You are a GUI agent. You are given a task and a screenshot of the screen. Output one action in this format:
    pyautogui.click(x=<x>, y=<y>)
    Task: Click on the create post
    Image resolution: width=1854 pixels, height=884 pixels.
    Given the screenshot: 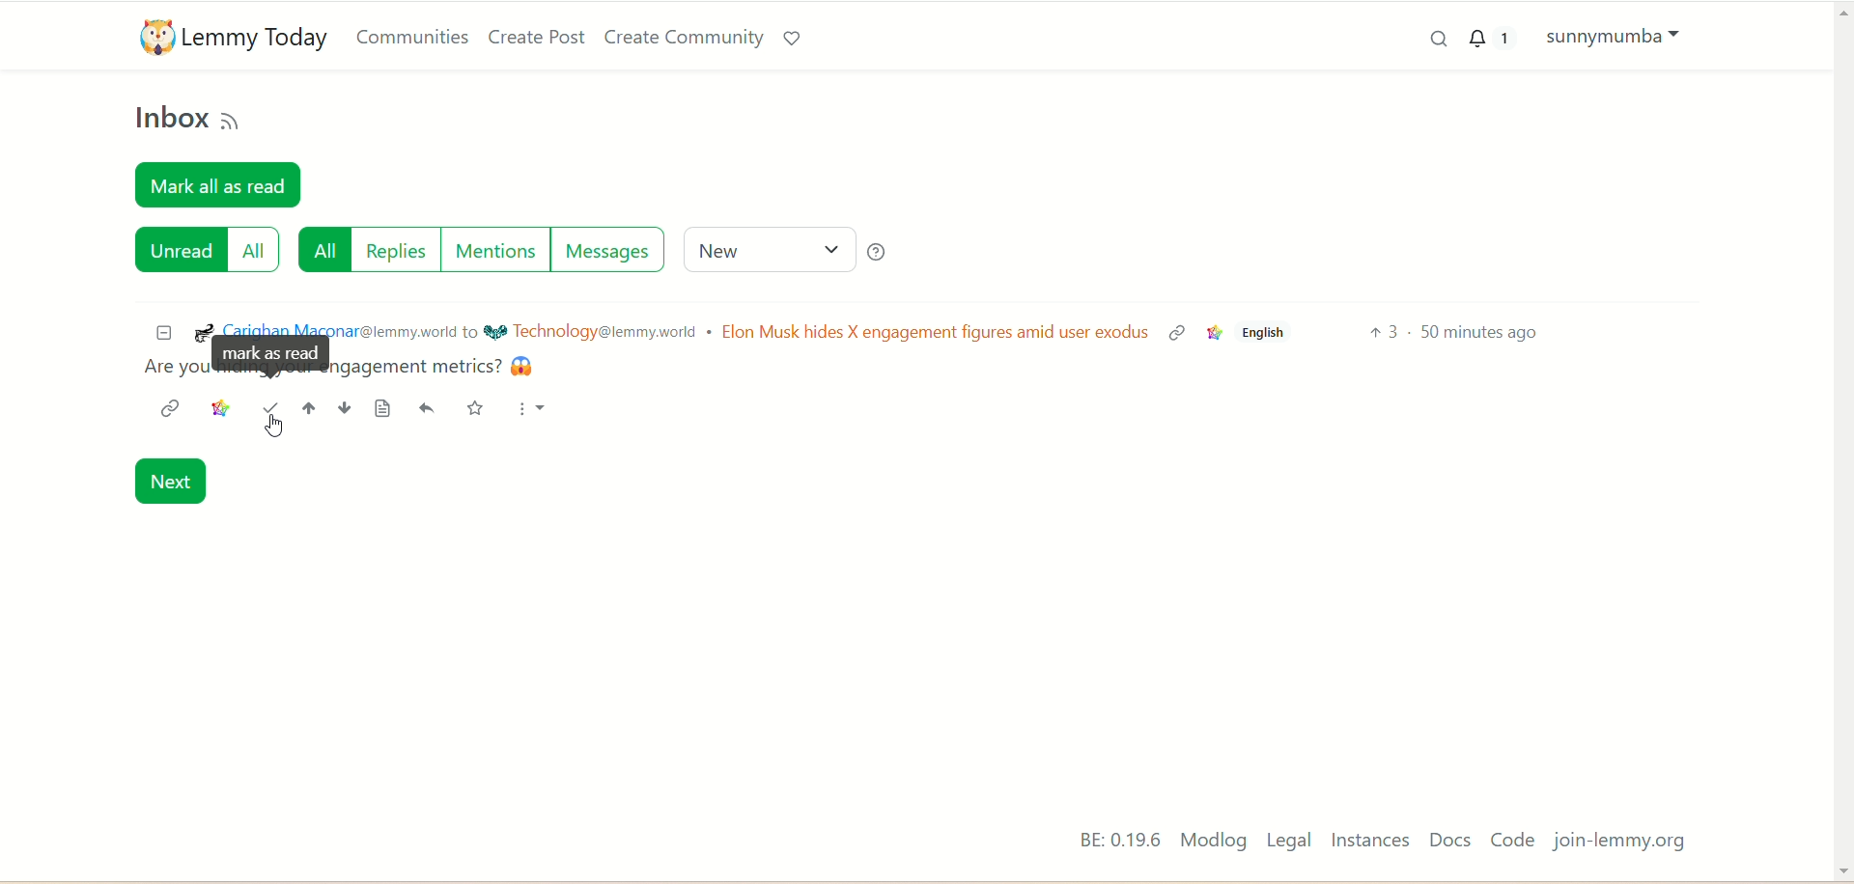 What is the action you would take?
    pyautogui.click(x=536, y=38)
    